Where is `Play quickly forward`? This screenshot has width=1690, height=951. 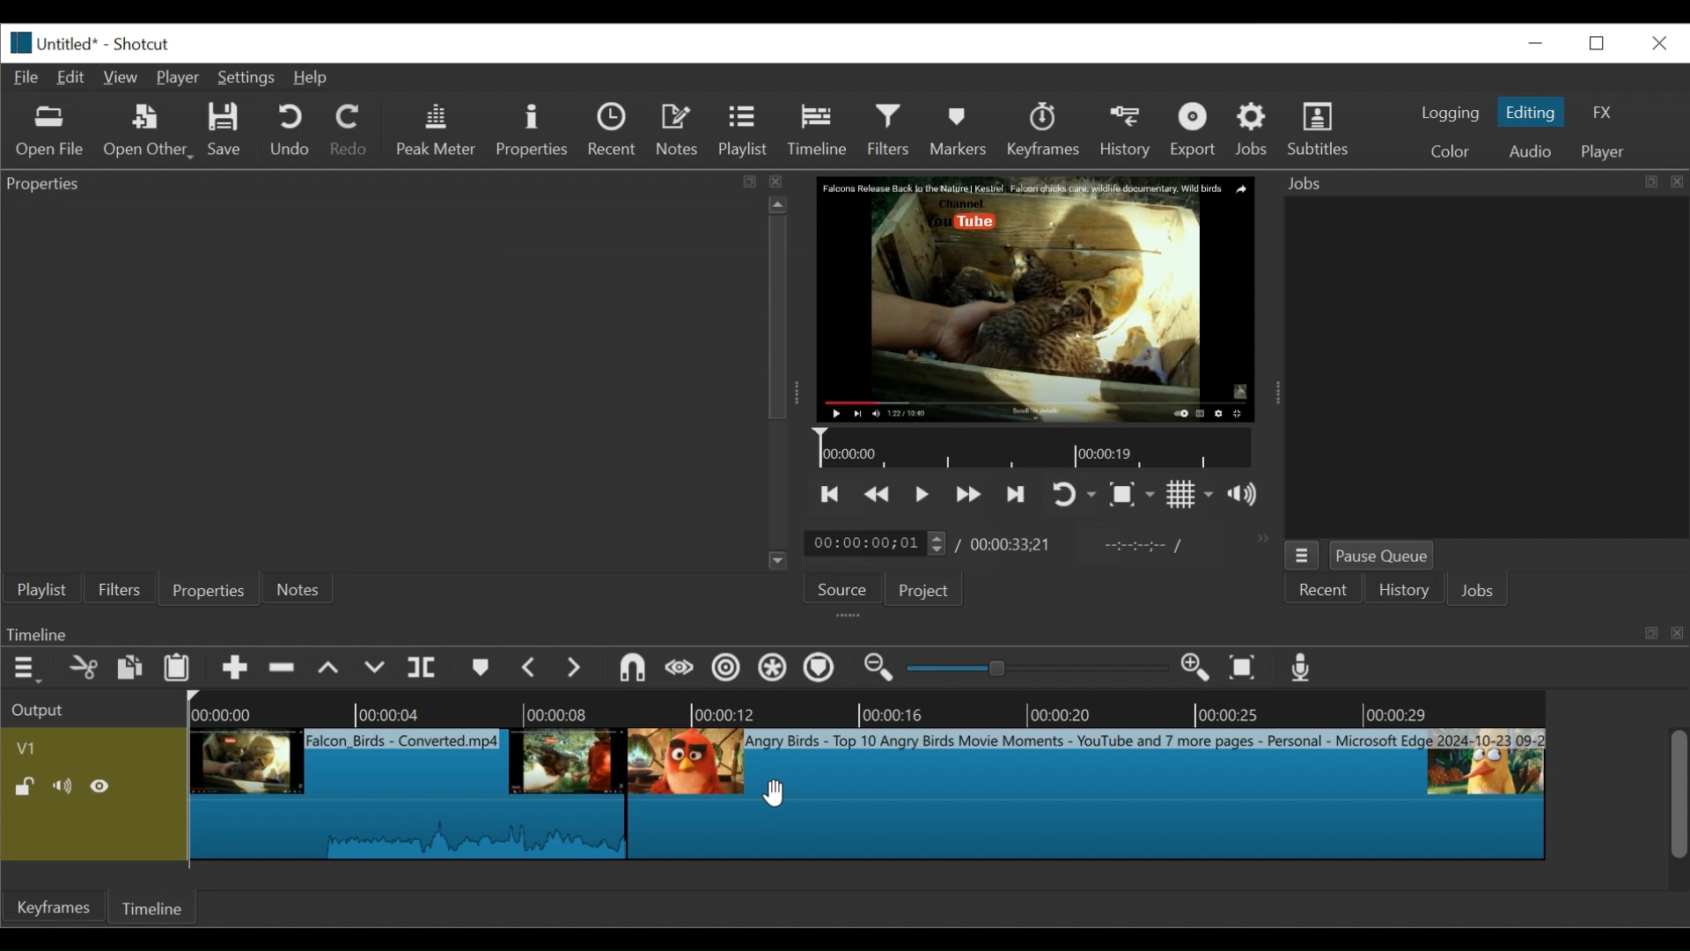 Play quickly forward is located at coordinates (968, 494).